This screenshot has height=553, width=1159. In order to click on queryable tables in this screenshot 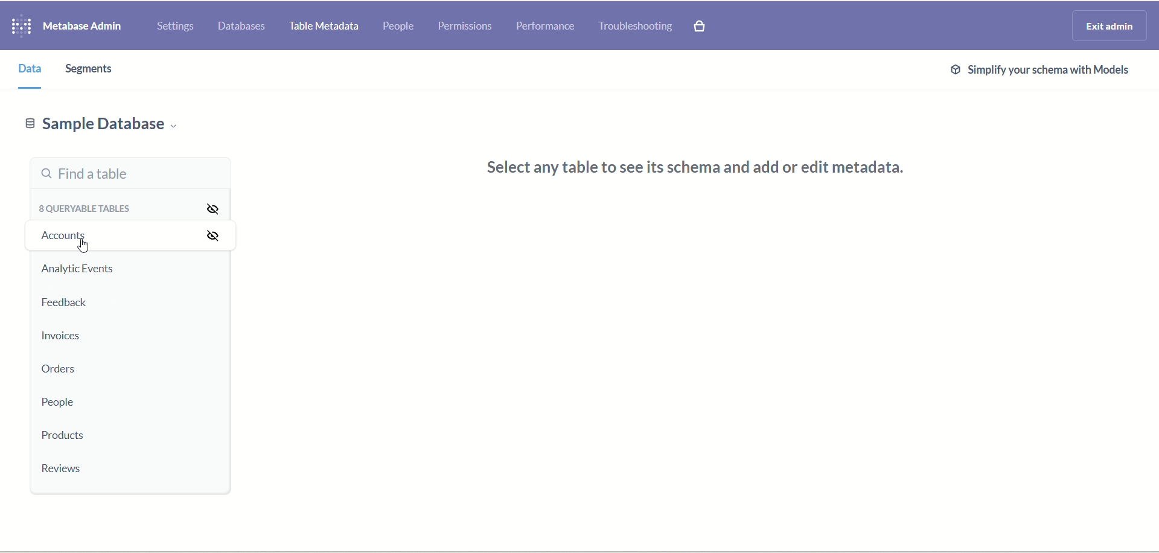, I will do `click(84, 212)`.